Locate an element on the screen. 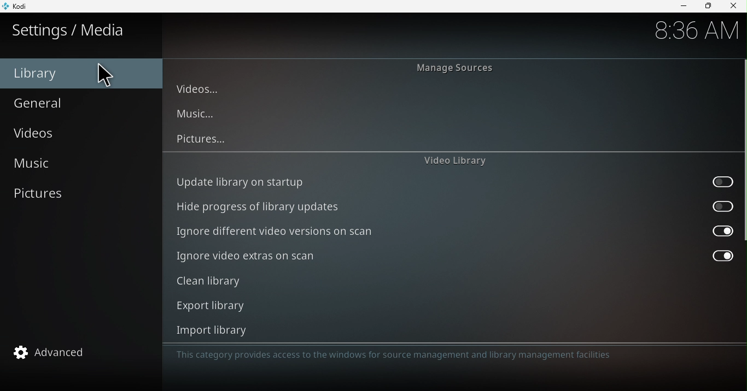 This screenshot has height=391, width=747. scroll bar is located at coordinates (743, 200).